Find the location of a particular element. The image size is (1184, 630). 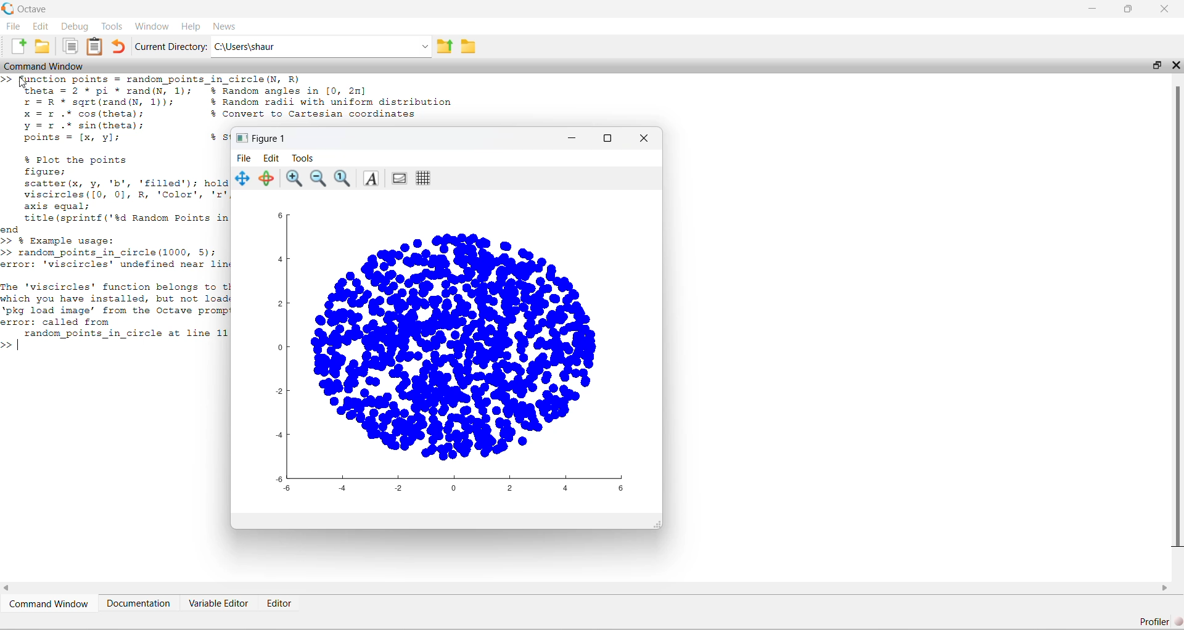

C:\Users\shaur is located at coordinates (313, 46).